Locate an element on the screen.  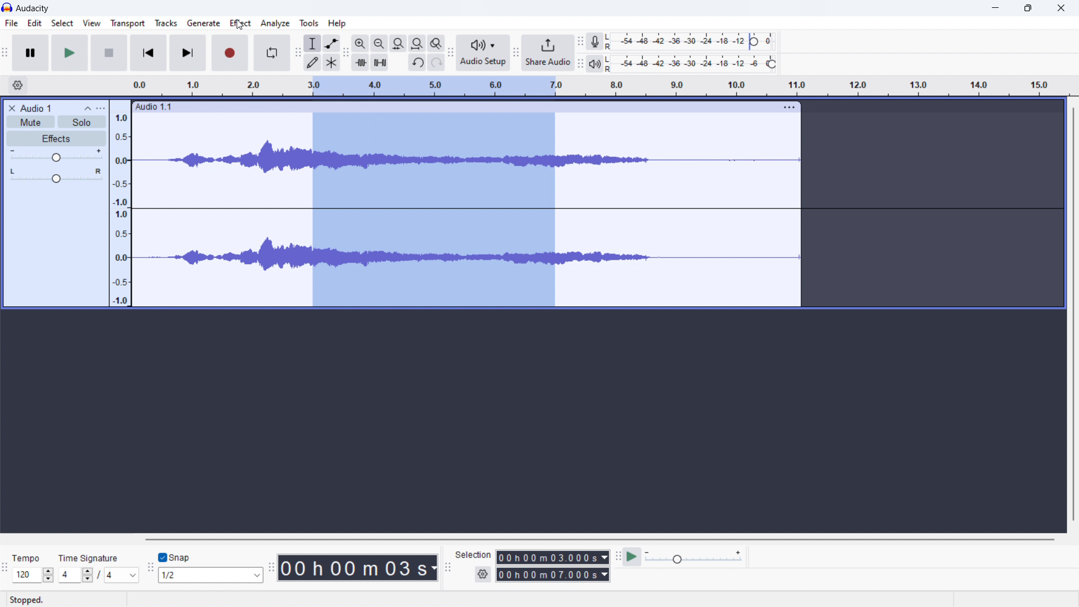
audio setup toolbar is located at coordinates (451, 53).